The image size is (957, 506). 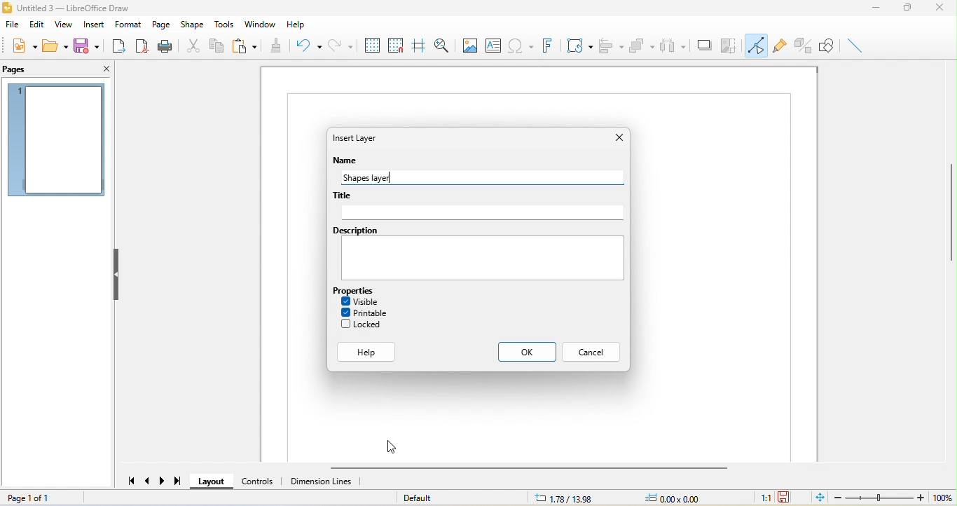 I want to click on zoom, so click(x=894, y=498).